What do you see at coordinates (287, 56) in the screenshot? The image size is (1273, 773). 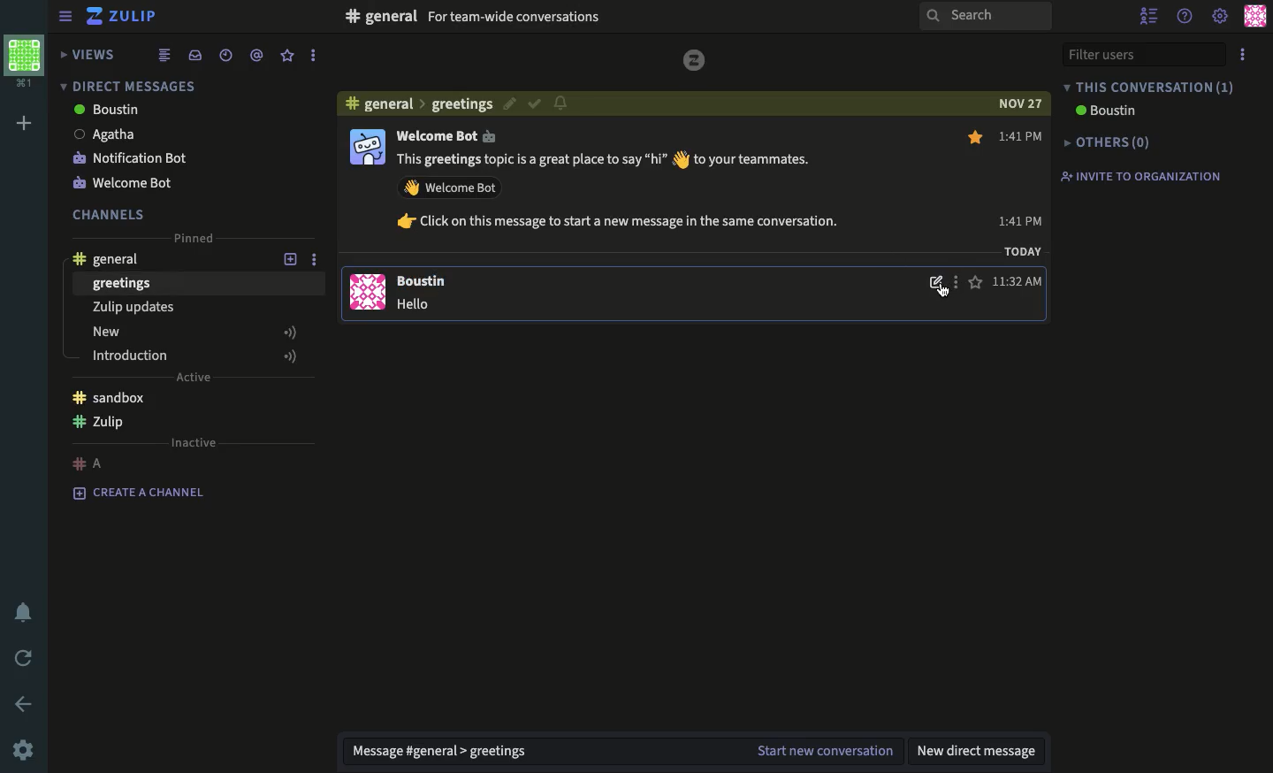 I see `favorite` at bounding box center [287, 56].